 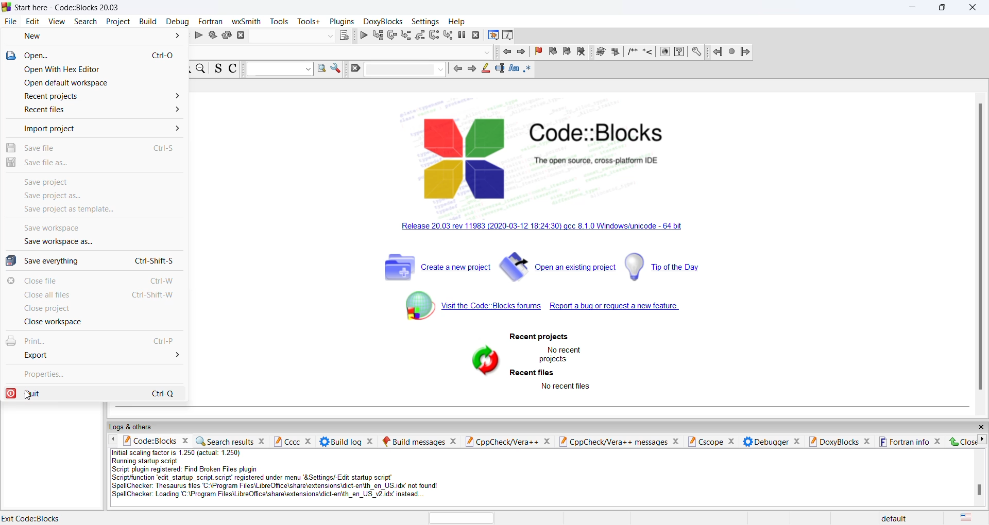 I want to click on close, so click(x=309, y=441).